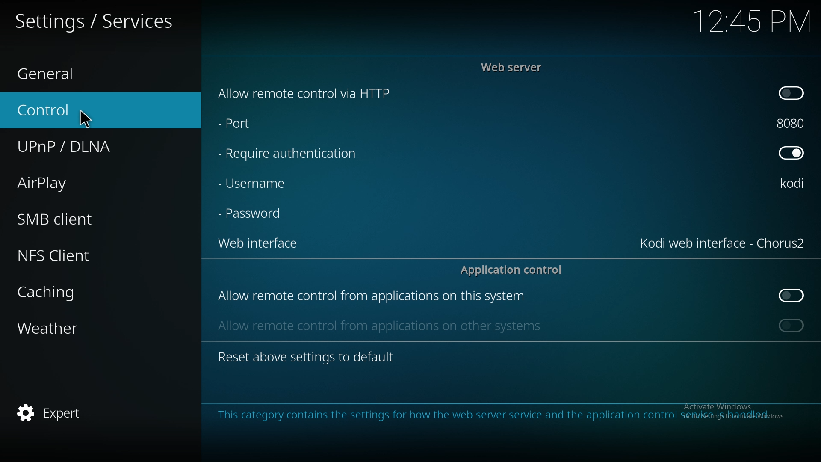 This screenshot has height=462, width=821. What do you see at coordinates (74, 216) in the screenshot?
I see `smb client` at bounding box center [74, 216].